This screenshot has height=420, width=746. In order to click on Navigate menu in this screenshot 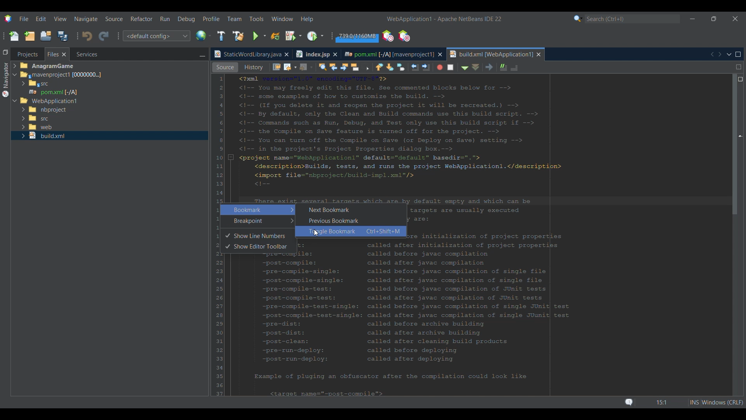, I will do `click(86, 19)`.